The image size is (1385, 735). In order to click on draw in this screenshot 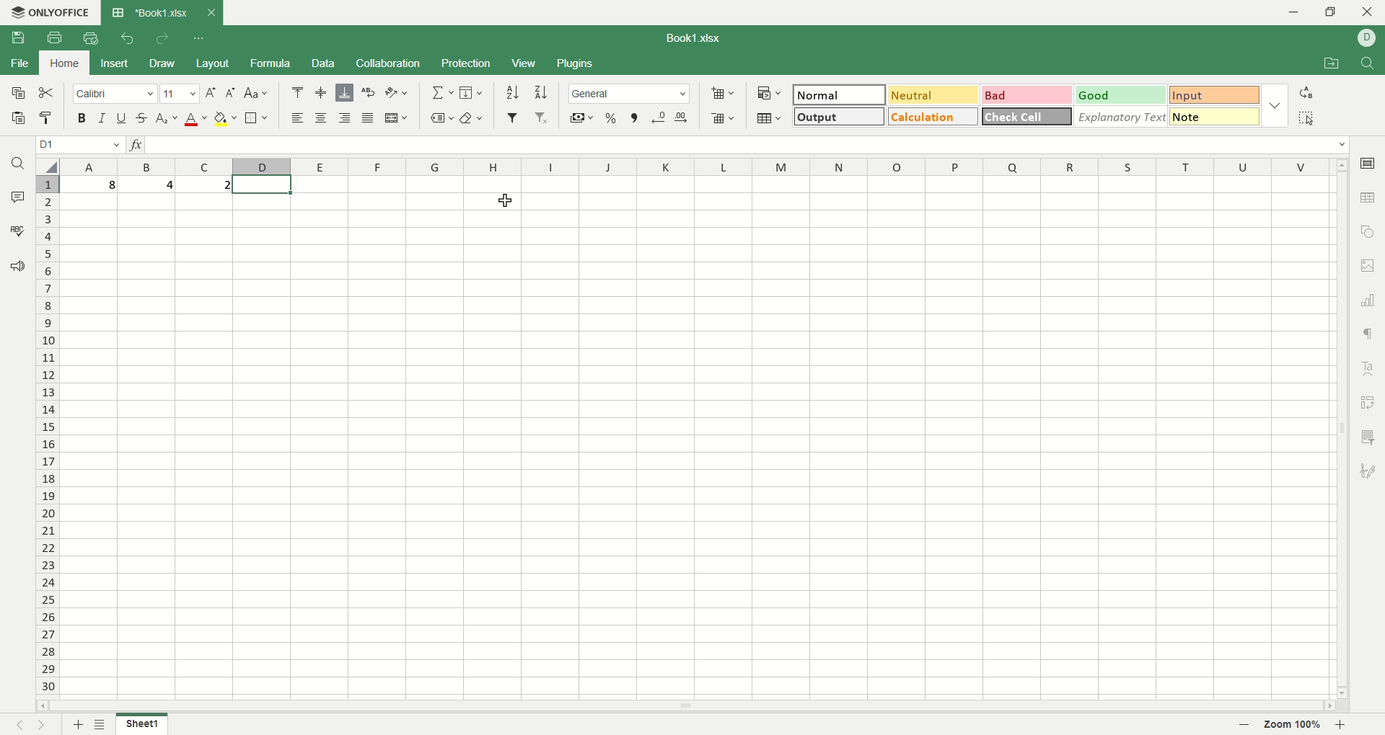, I will do `click(161, 63)`.